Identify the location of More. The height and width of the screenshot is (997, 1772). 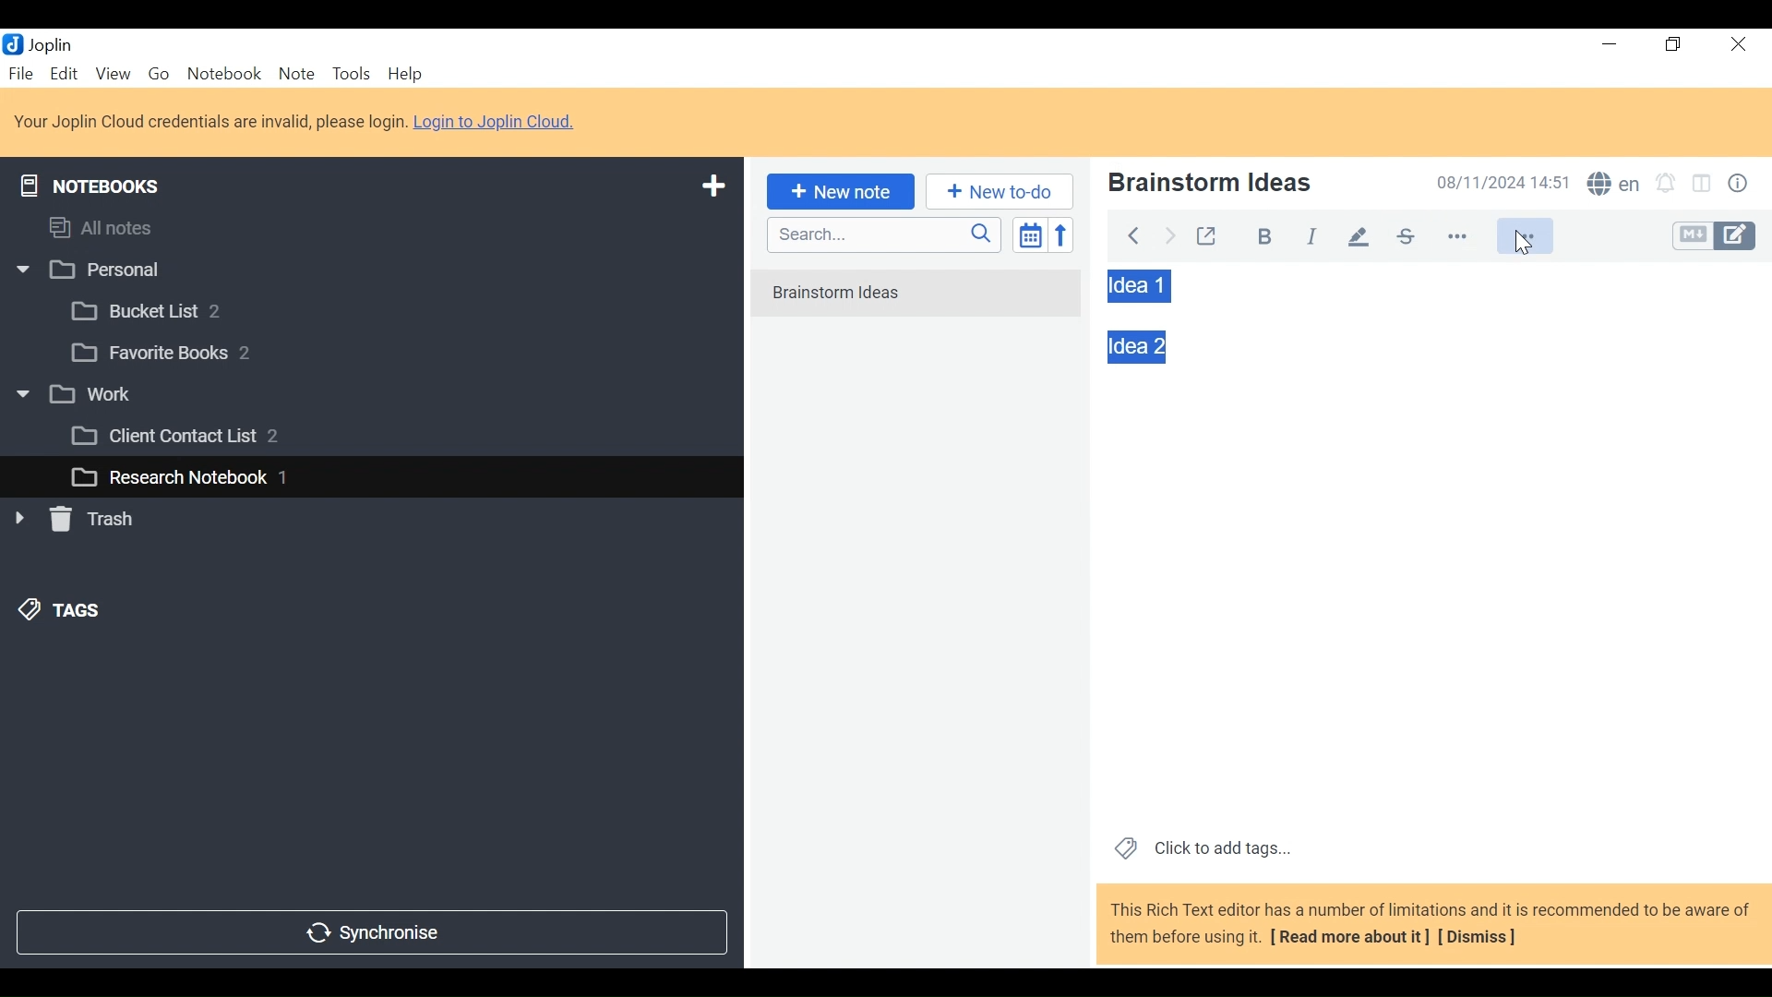
(1527, 239).